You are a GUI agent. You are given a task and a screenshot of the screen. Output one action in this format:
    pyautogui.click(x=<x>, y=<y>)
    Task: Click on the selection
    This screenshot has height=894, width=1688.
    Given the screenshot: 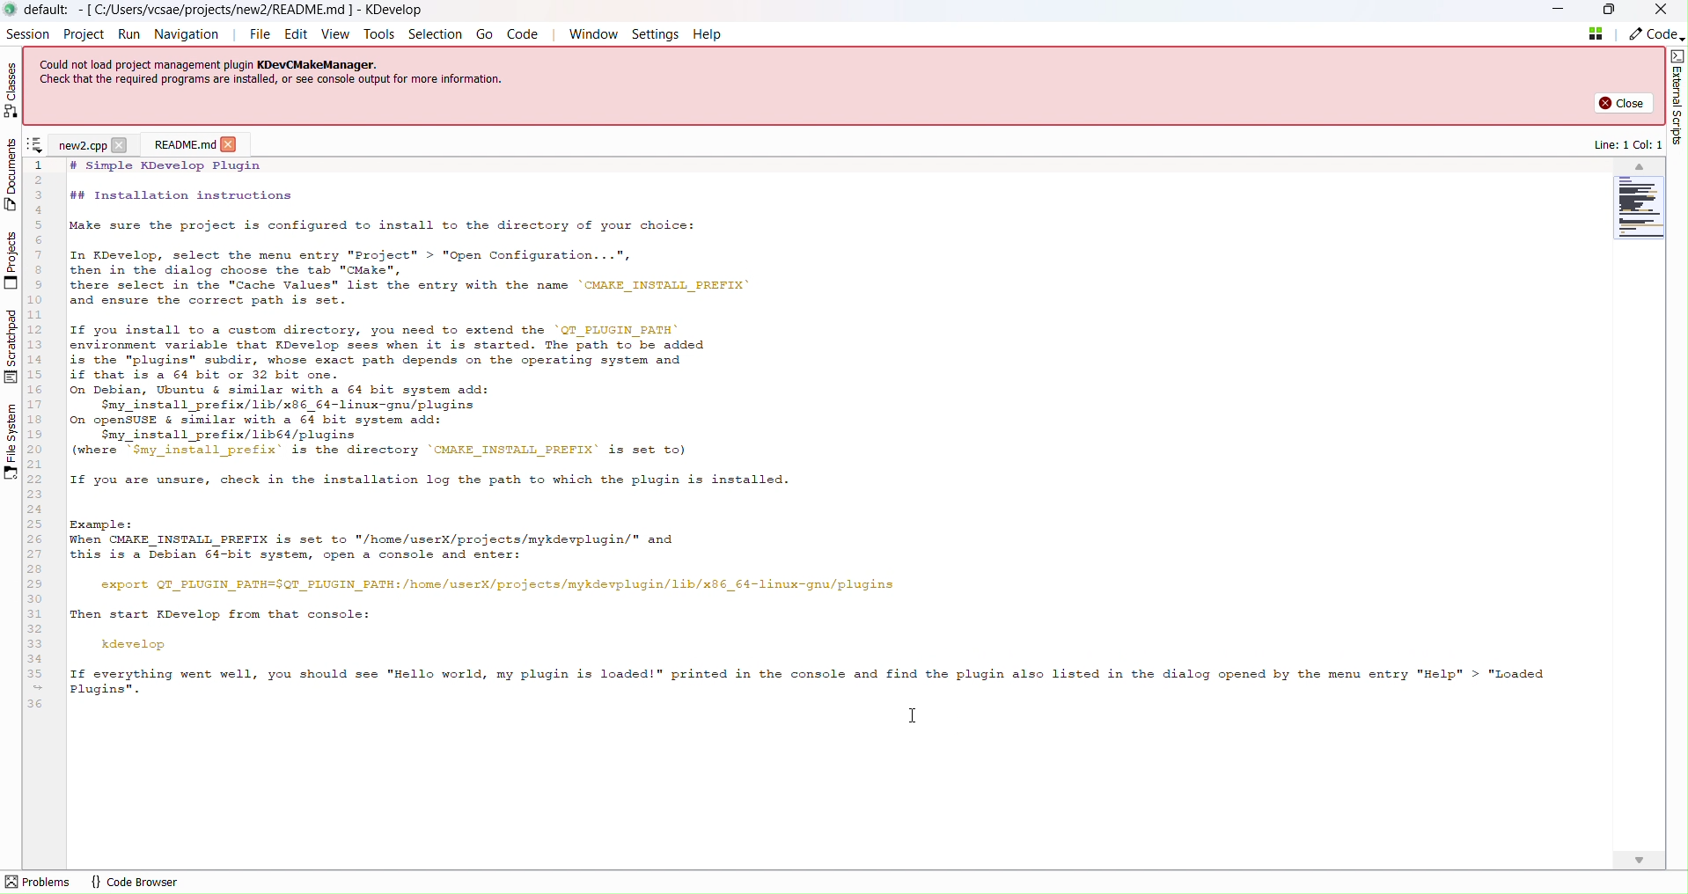 What is the action you would take?
    pyautogui.click(x=436, y=33)
    